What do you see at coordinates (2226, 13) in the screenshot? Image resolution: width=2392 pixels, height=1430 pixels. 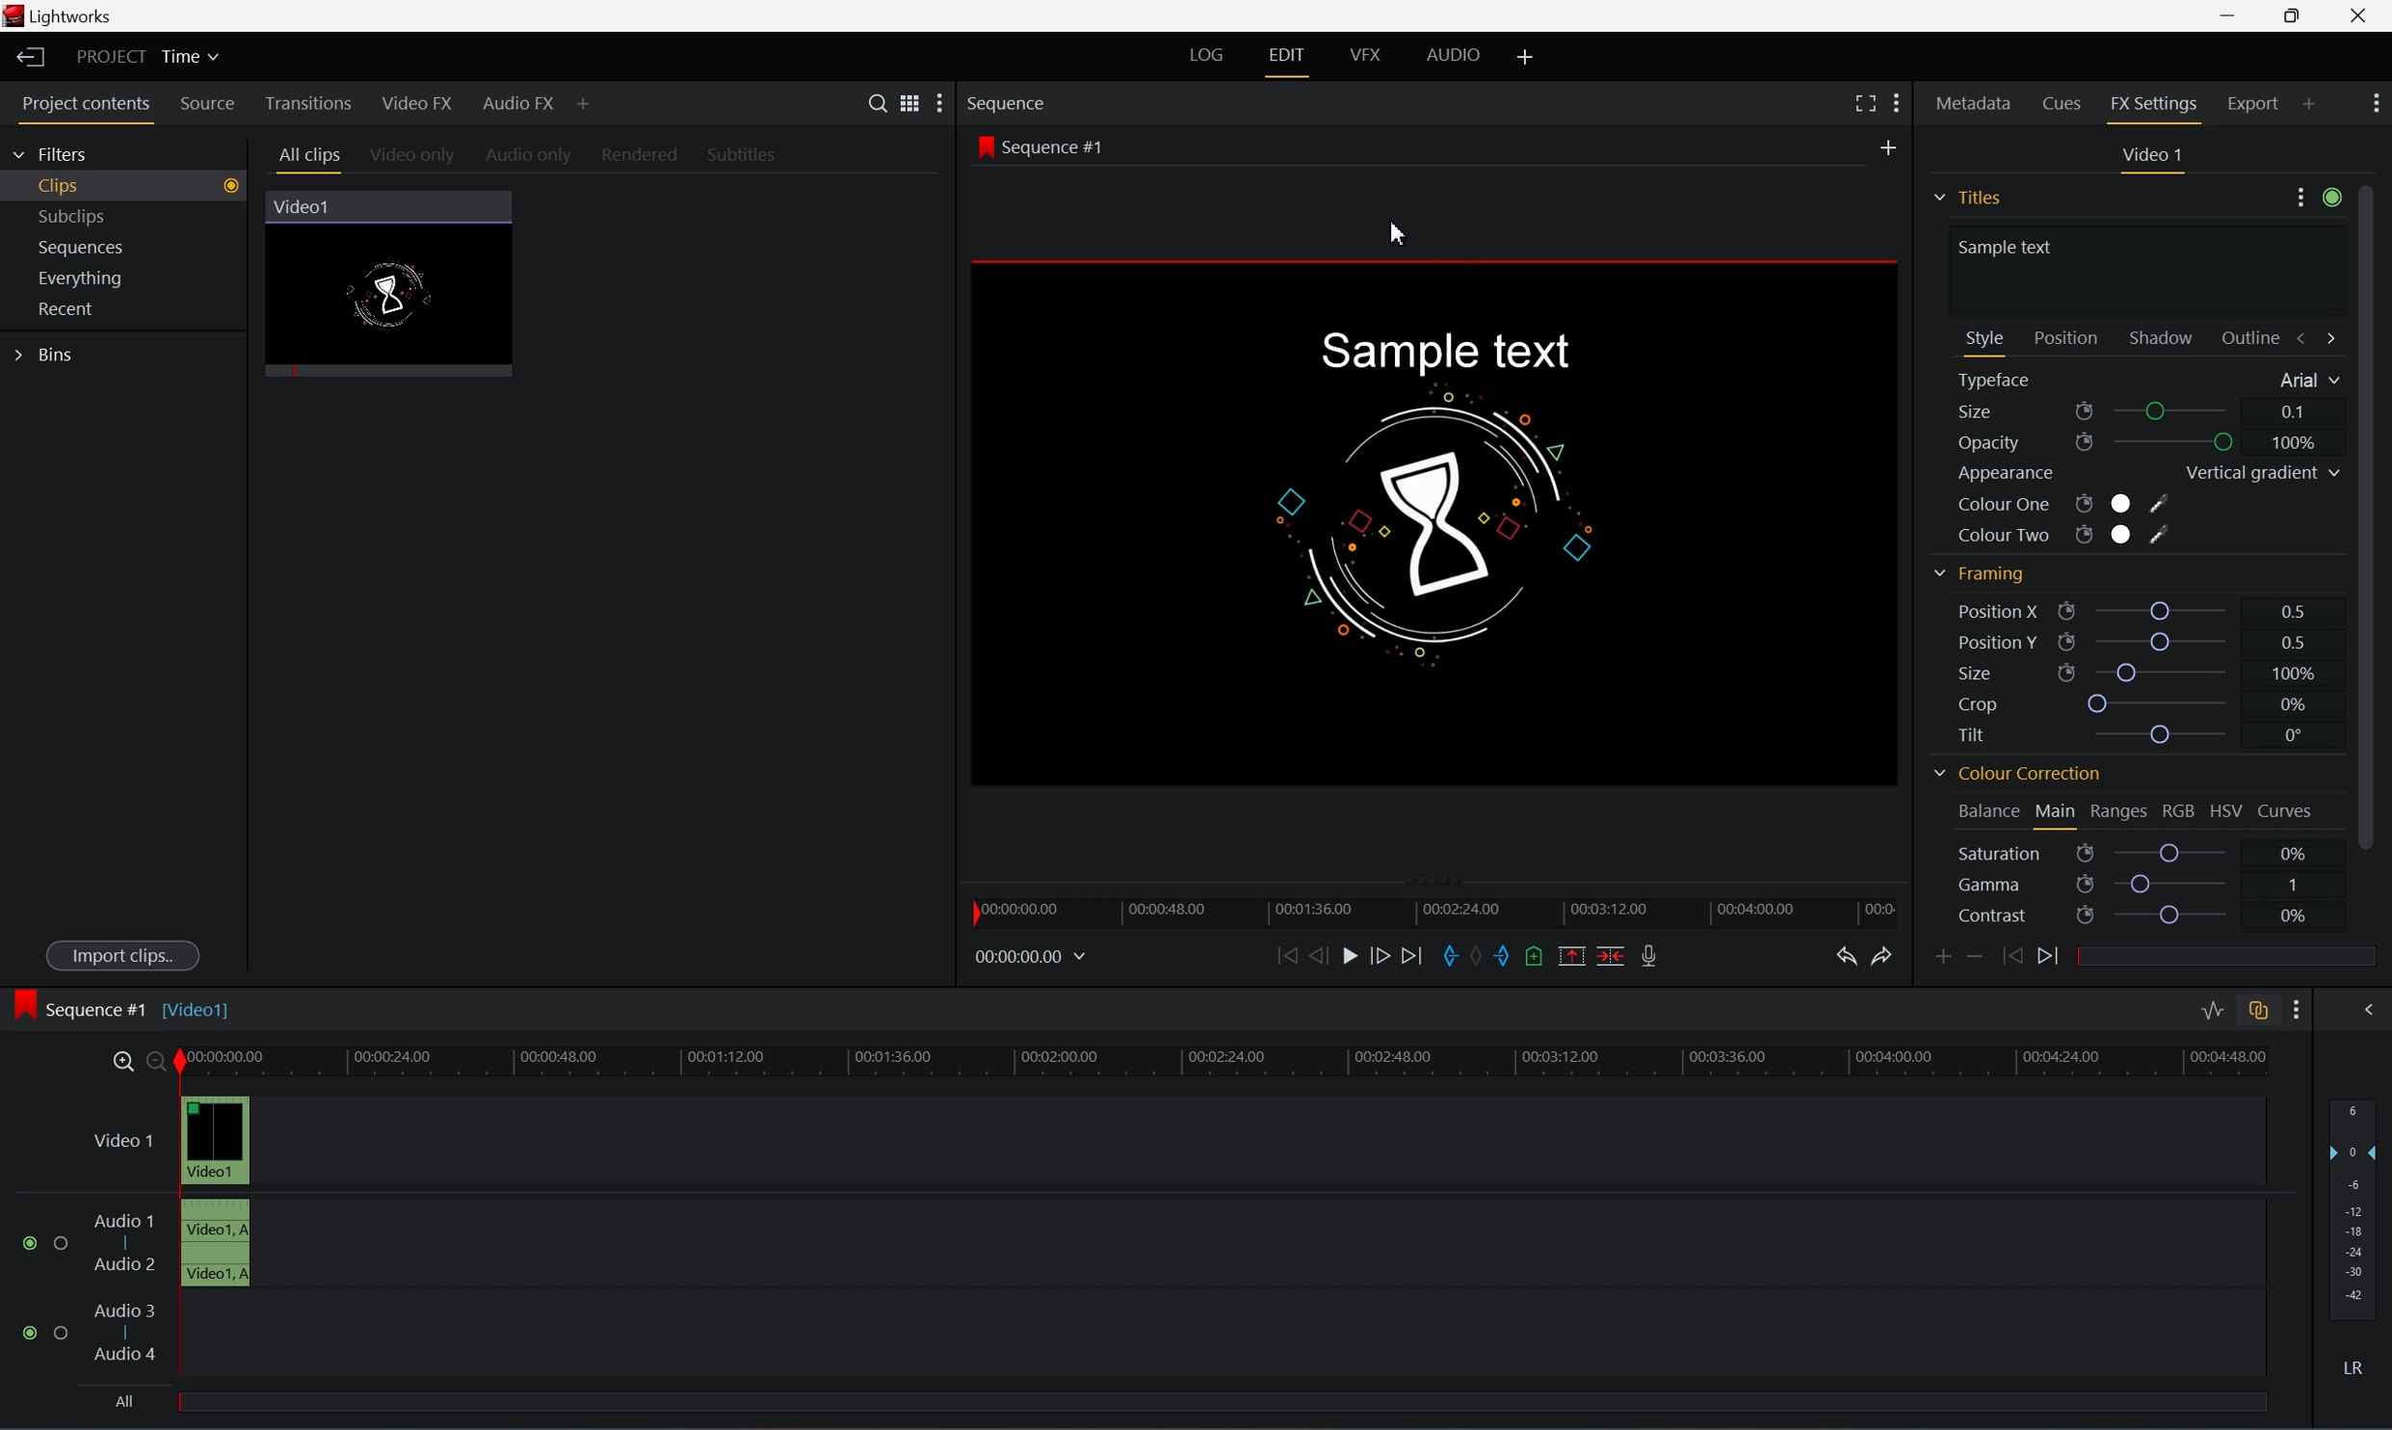 I see `minimize` at bounding box center [2226, 13].